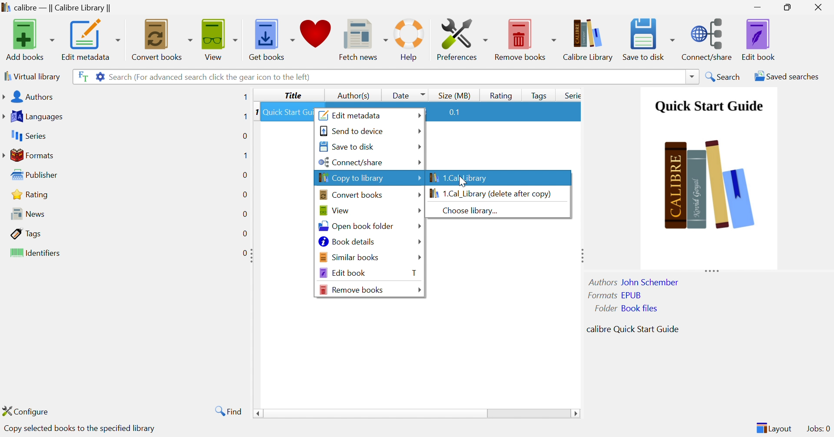  Describe the element at coordinates (273, 38) in the screenshot. I see `Get books` at that location.